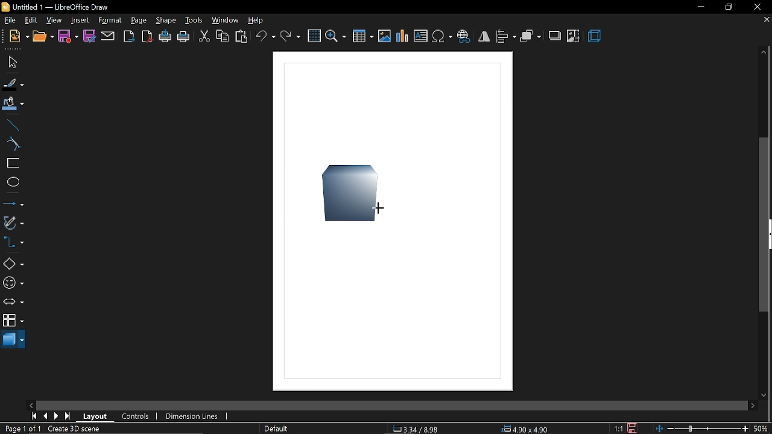 Image resolution: width=772 pixels, height=434 pixels. What do you see at coordinates (43, 417) in the screenshot?
I see `previous page` at bounding box center [43, 417].